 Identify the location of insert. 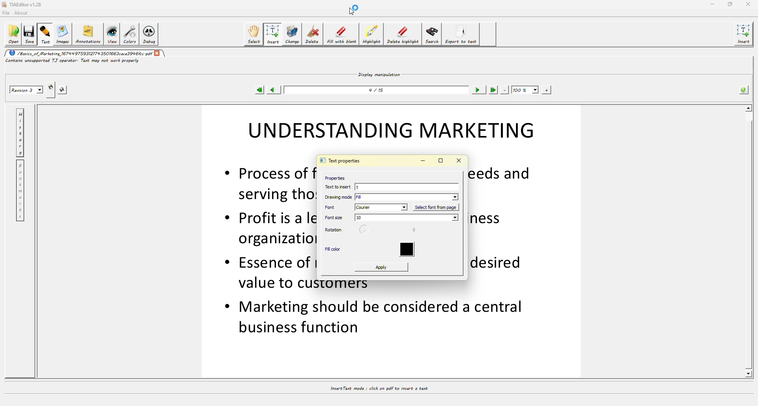
(745, 34).